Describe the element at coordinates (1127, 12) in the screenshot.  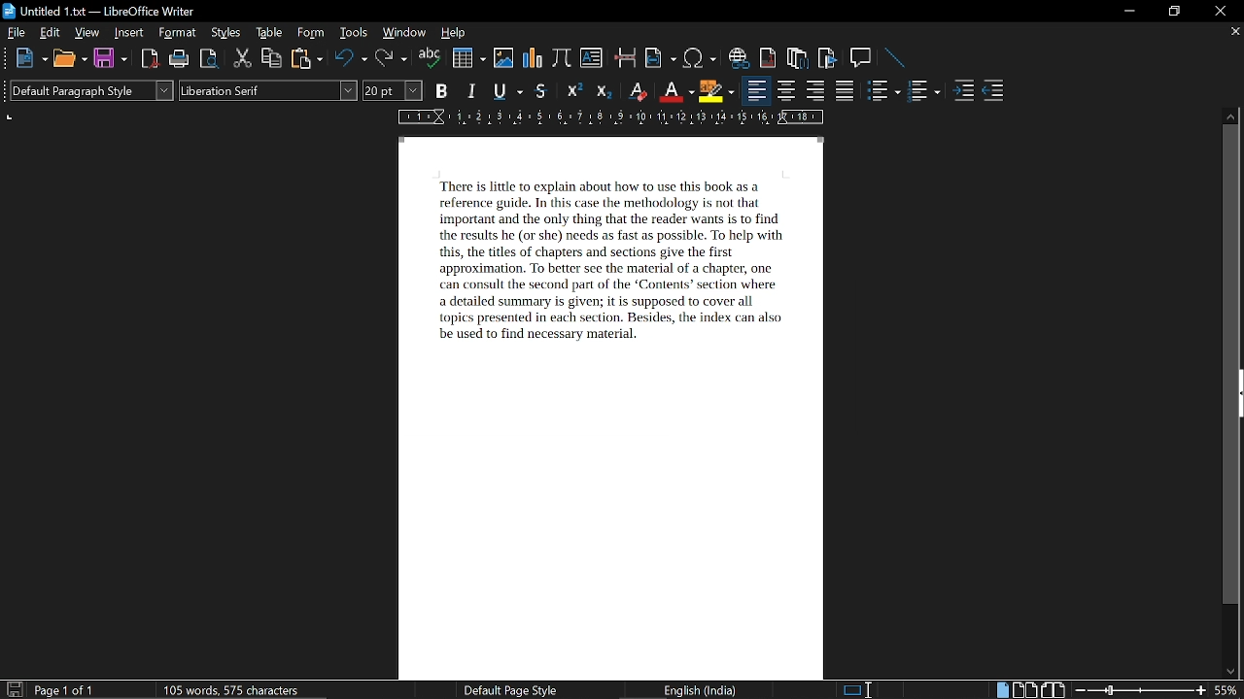
I see `minimize` at that location.